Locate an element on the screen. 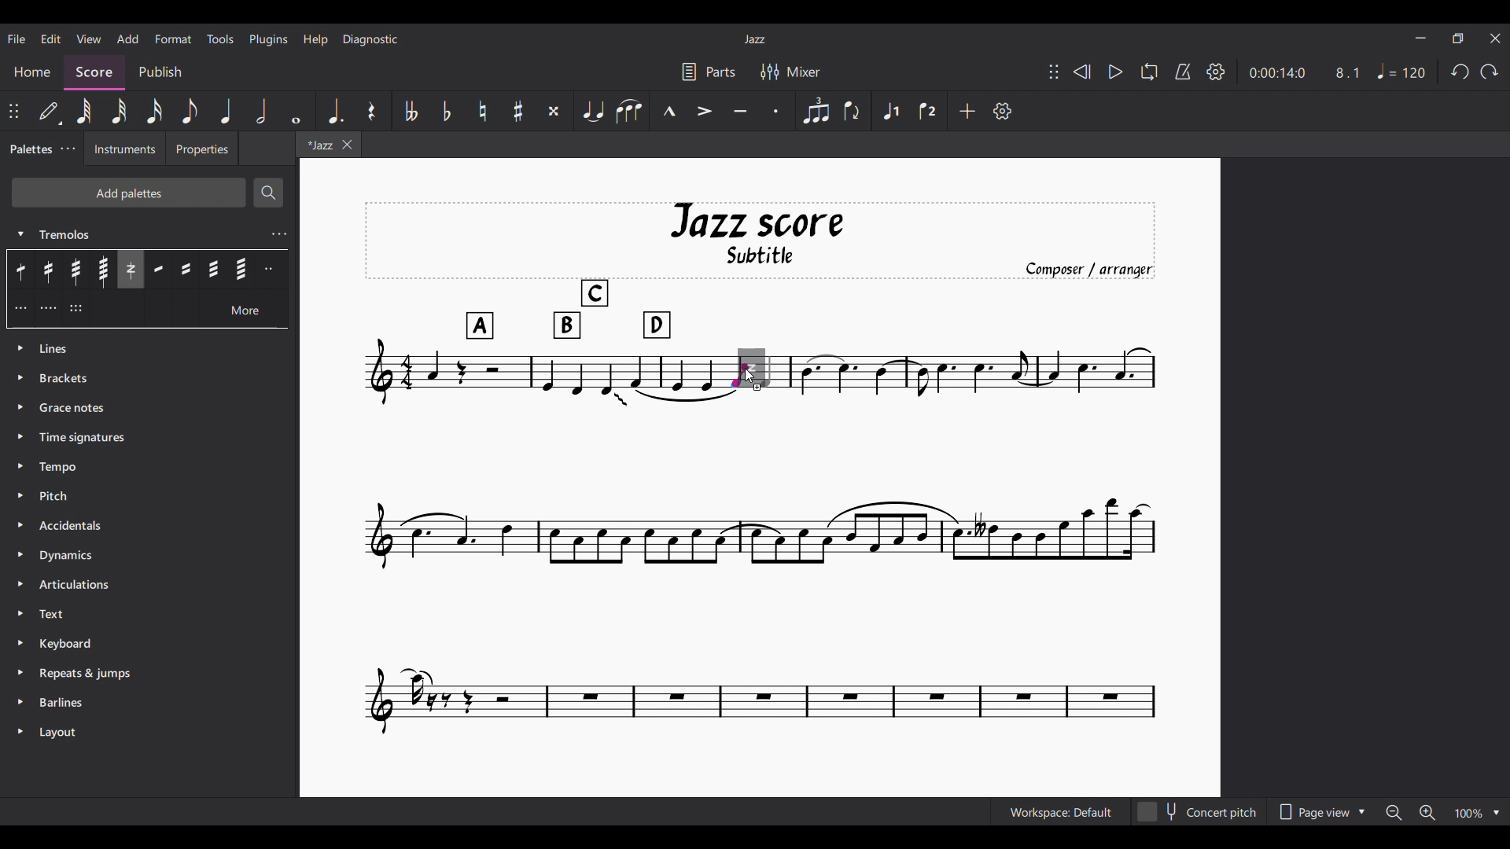 The image size is (1510, 849). 64th between notes is located at coordinates (241, 269).